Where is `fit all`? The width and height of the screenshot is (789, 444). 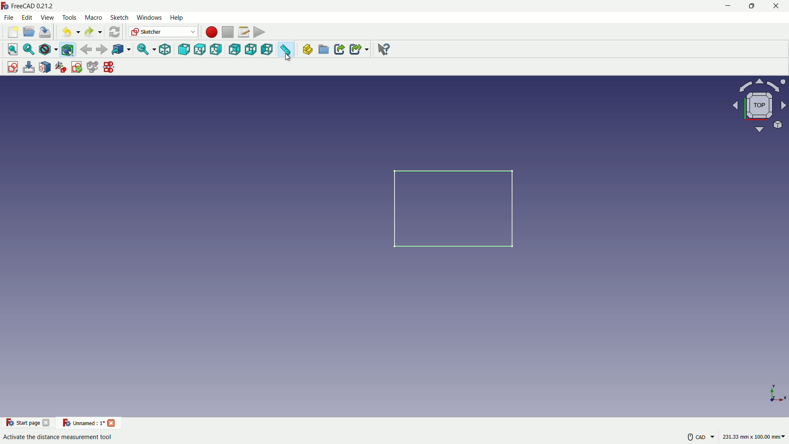
fit all is located at coordinates (11, 49).